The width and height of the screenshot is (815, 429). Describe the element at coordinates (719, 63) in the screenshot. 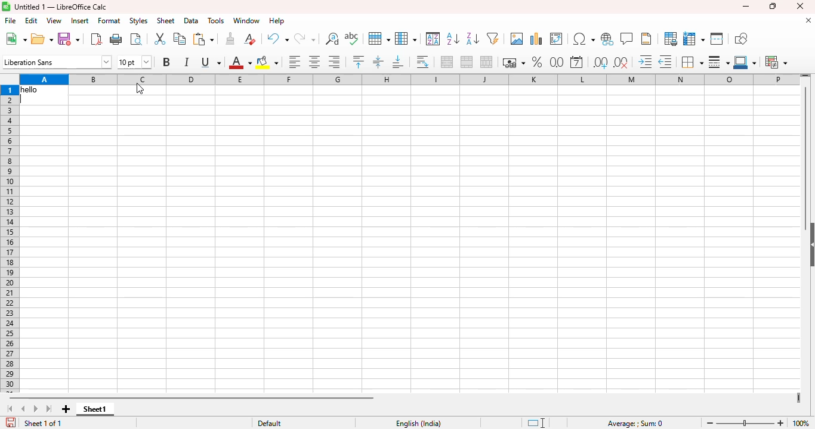

I see `border style` at that location.